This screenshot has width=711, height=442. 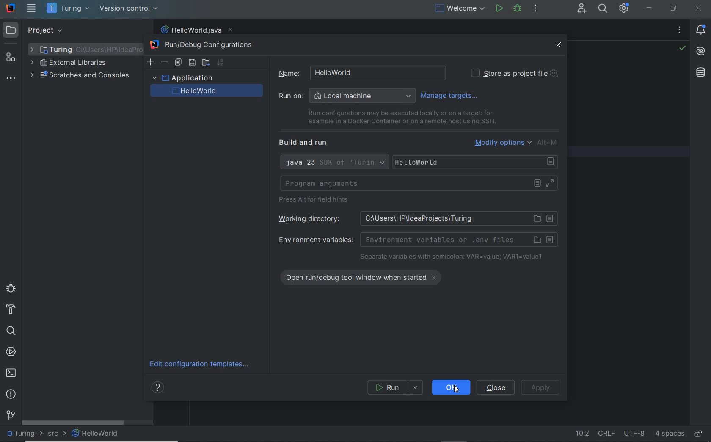 I want to click on services, so click(x=11, y=353).